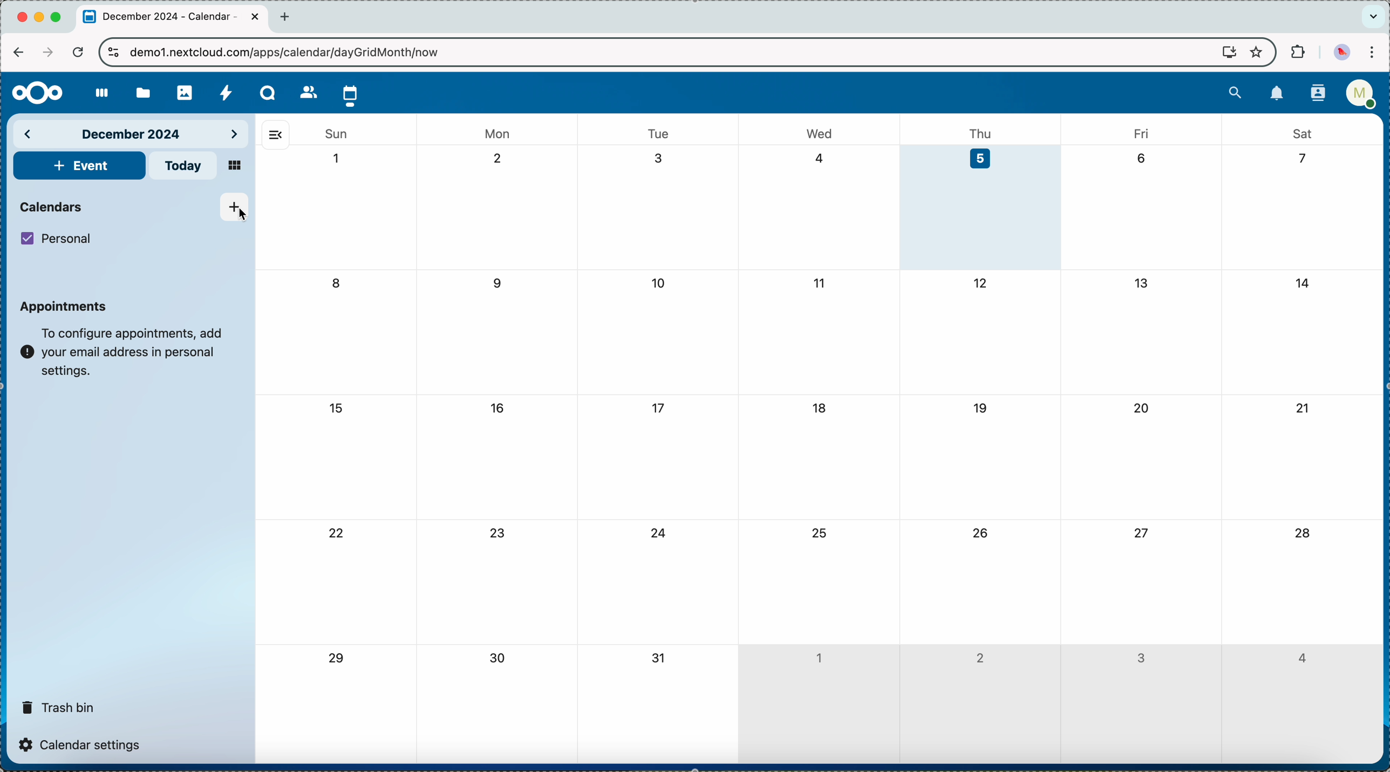 The height and width of the screenshot is (772, 1390). Describe the element at coordinates (501, 660) in the screenshot. I see `30` at that location.